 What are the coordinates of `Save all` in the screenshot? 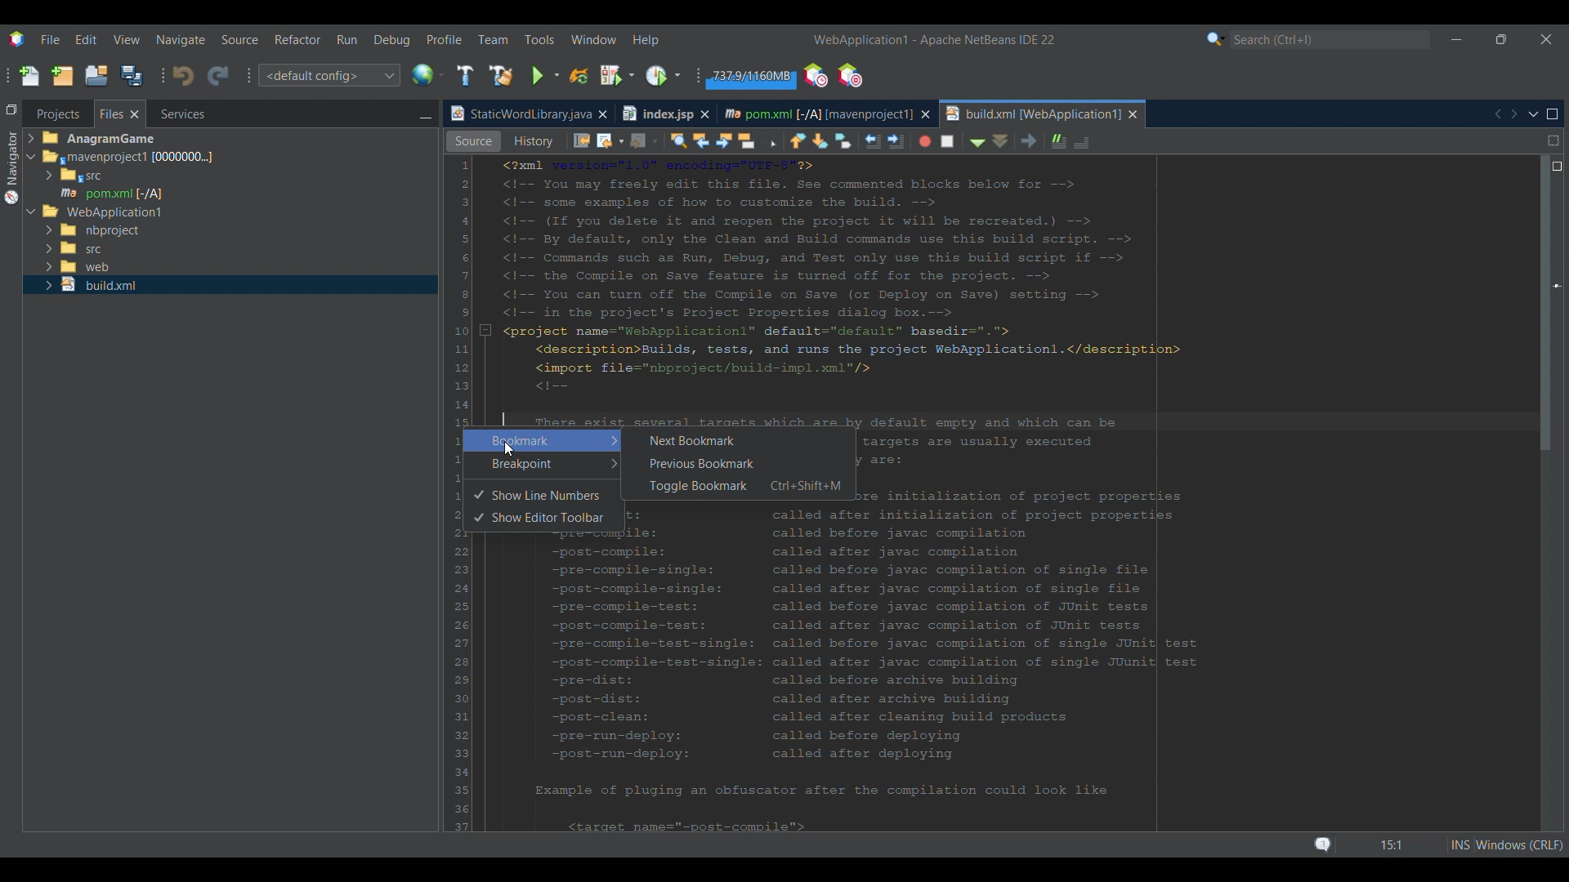 It's located at (132, 75).